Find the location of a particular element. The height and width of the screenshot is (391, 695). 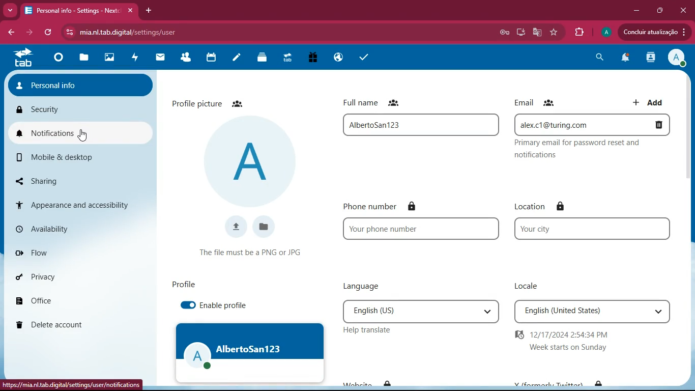

calendar is located at coordinates (209, 58).